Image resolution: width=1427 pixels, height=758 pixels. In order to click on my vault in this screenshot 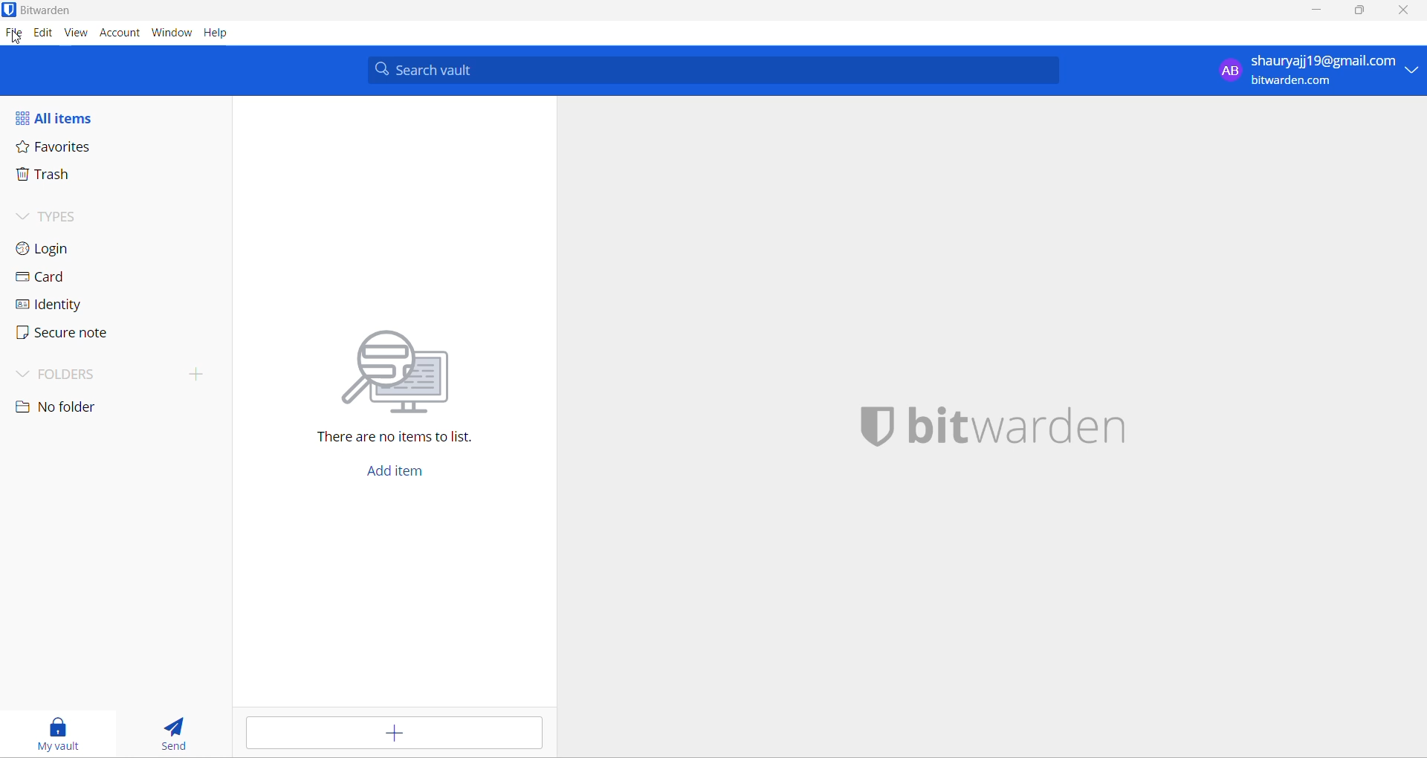, I will do `click(59, 732)`.